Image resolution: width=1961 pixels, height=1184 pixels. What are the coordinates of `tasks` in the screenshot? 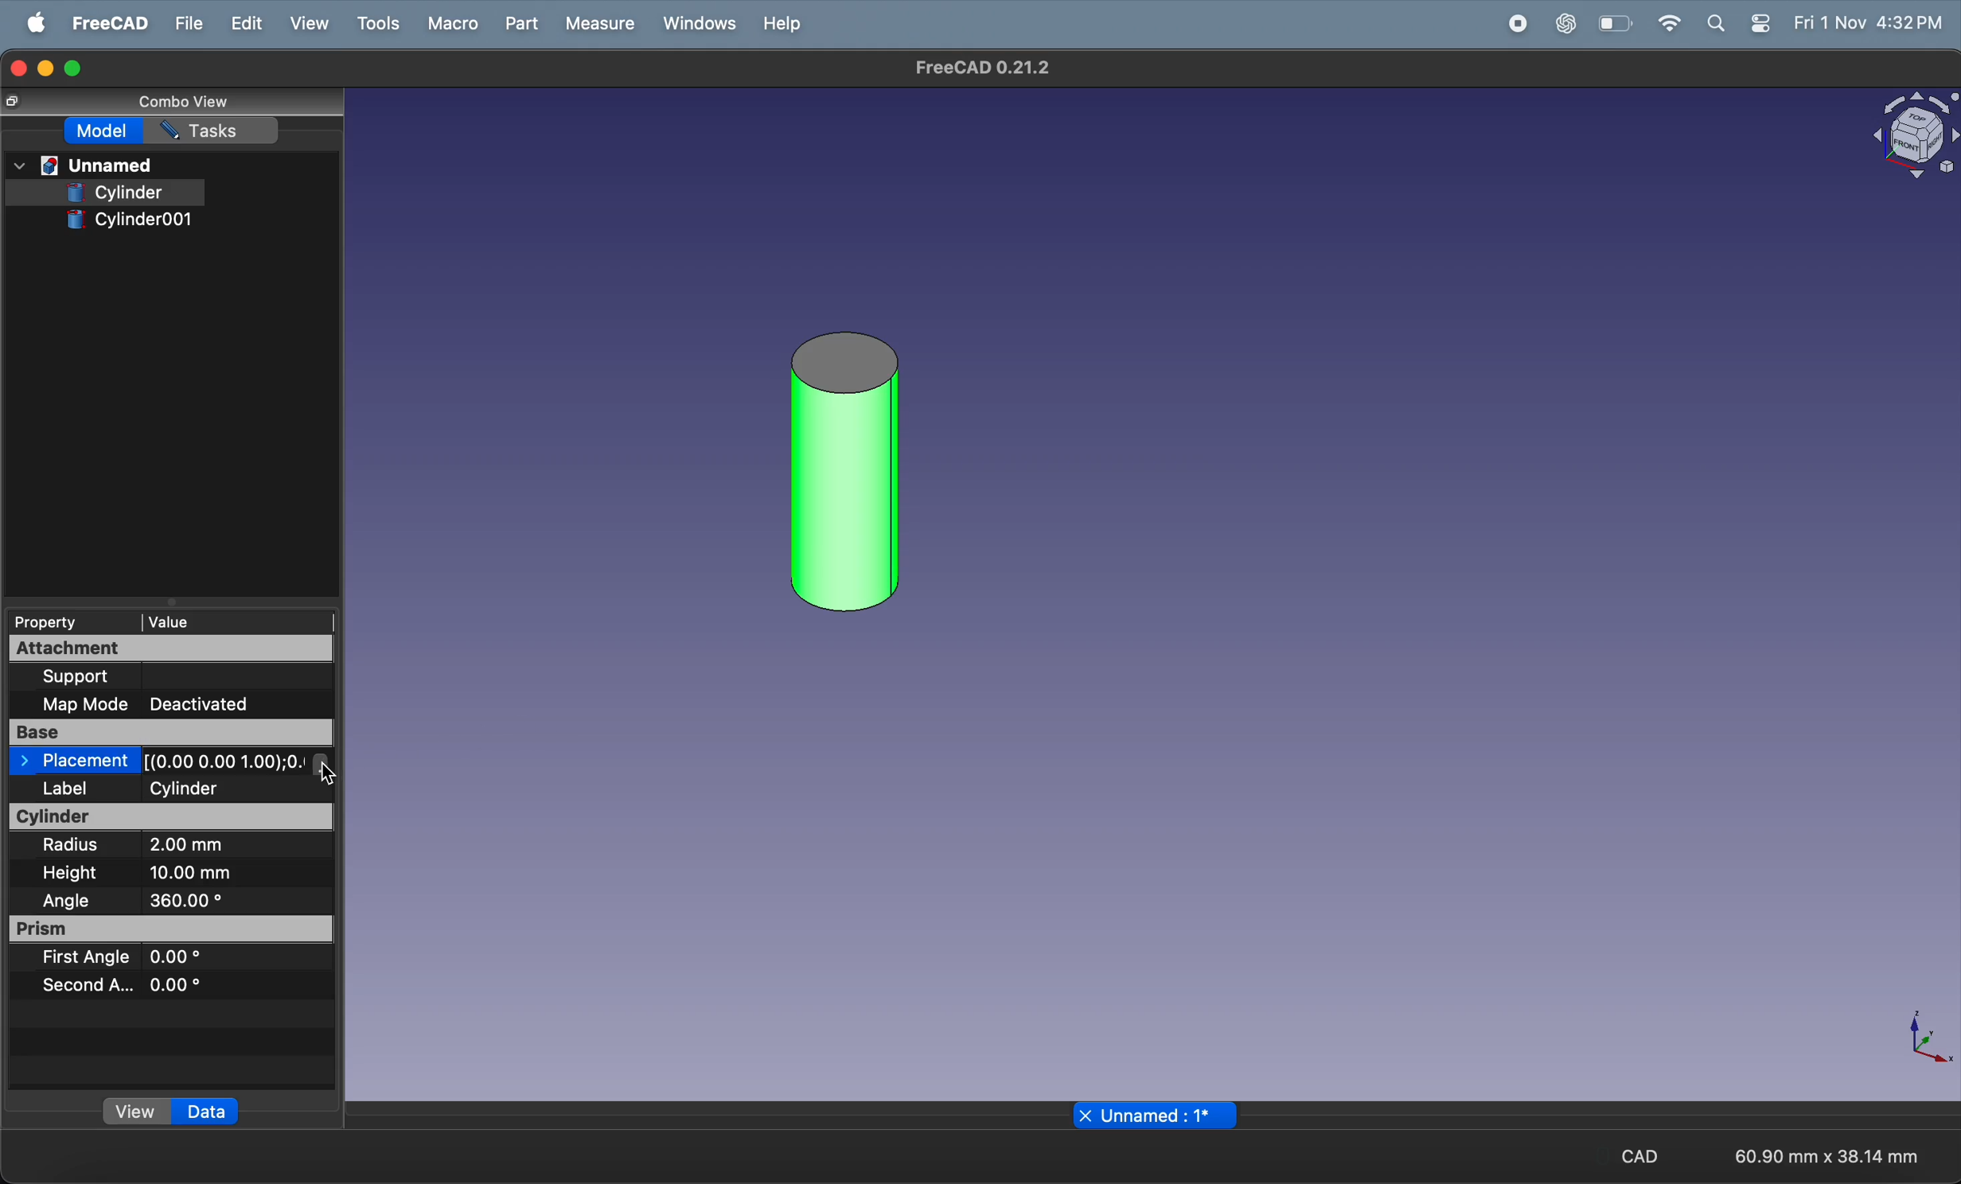 It's located at (215, 130).